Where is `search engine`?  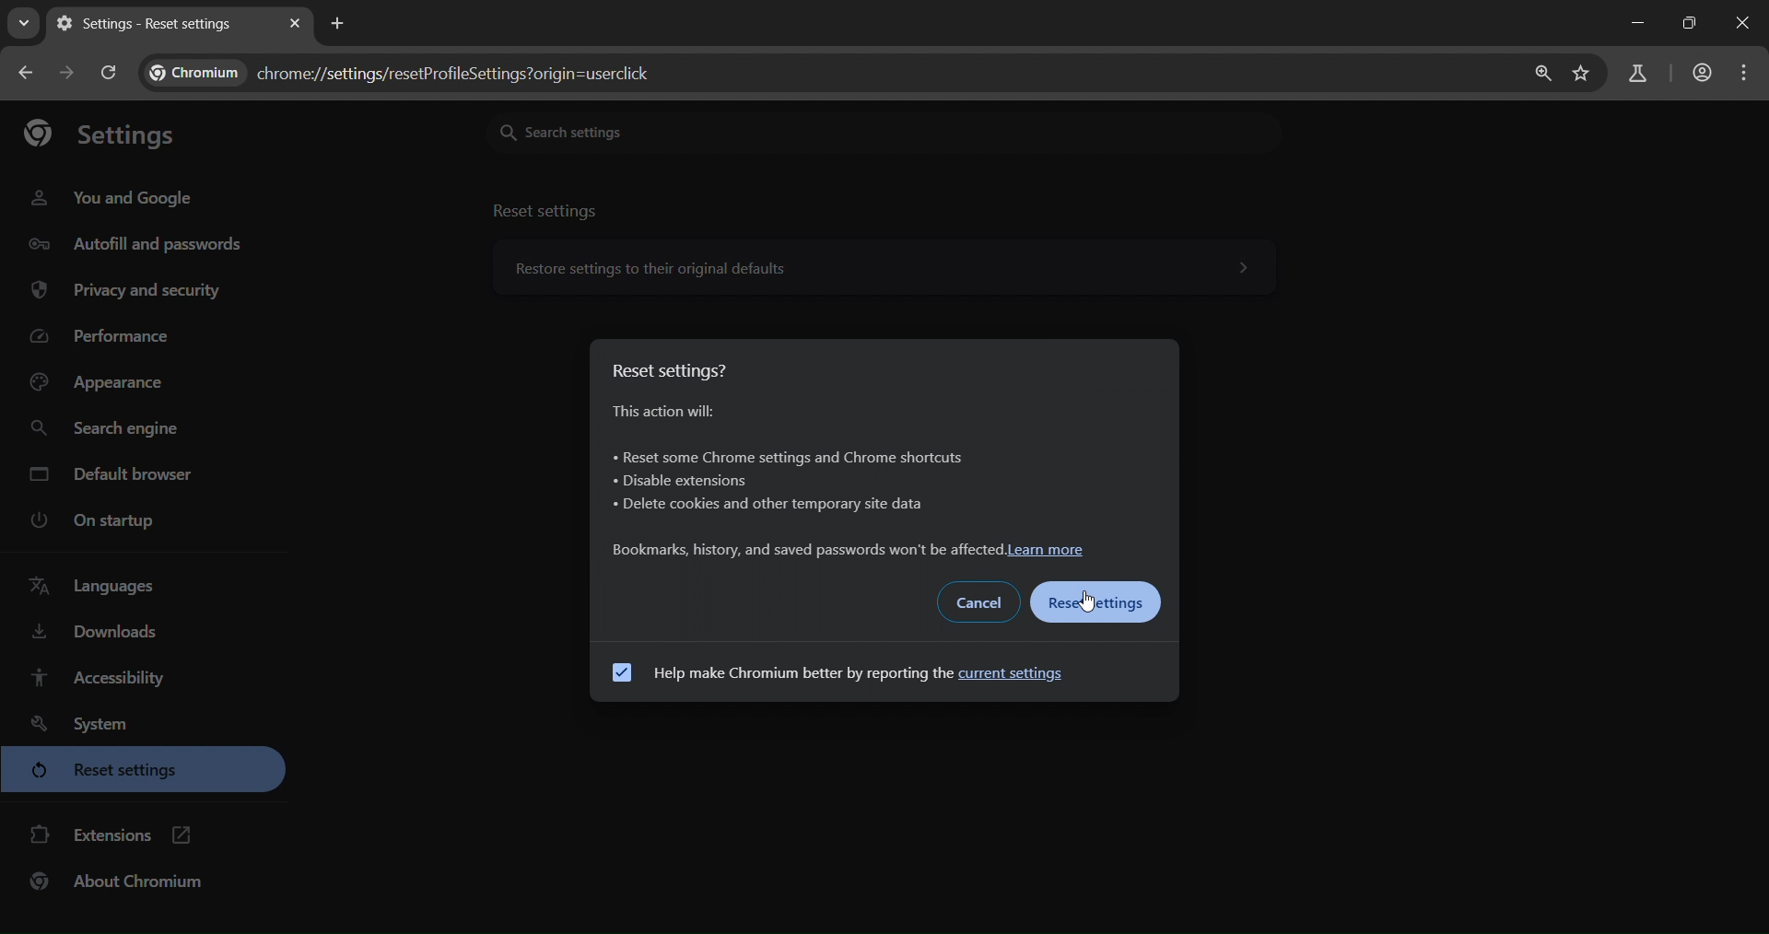
search engine is located at coordinates (110, 430).